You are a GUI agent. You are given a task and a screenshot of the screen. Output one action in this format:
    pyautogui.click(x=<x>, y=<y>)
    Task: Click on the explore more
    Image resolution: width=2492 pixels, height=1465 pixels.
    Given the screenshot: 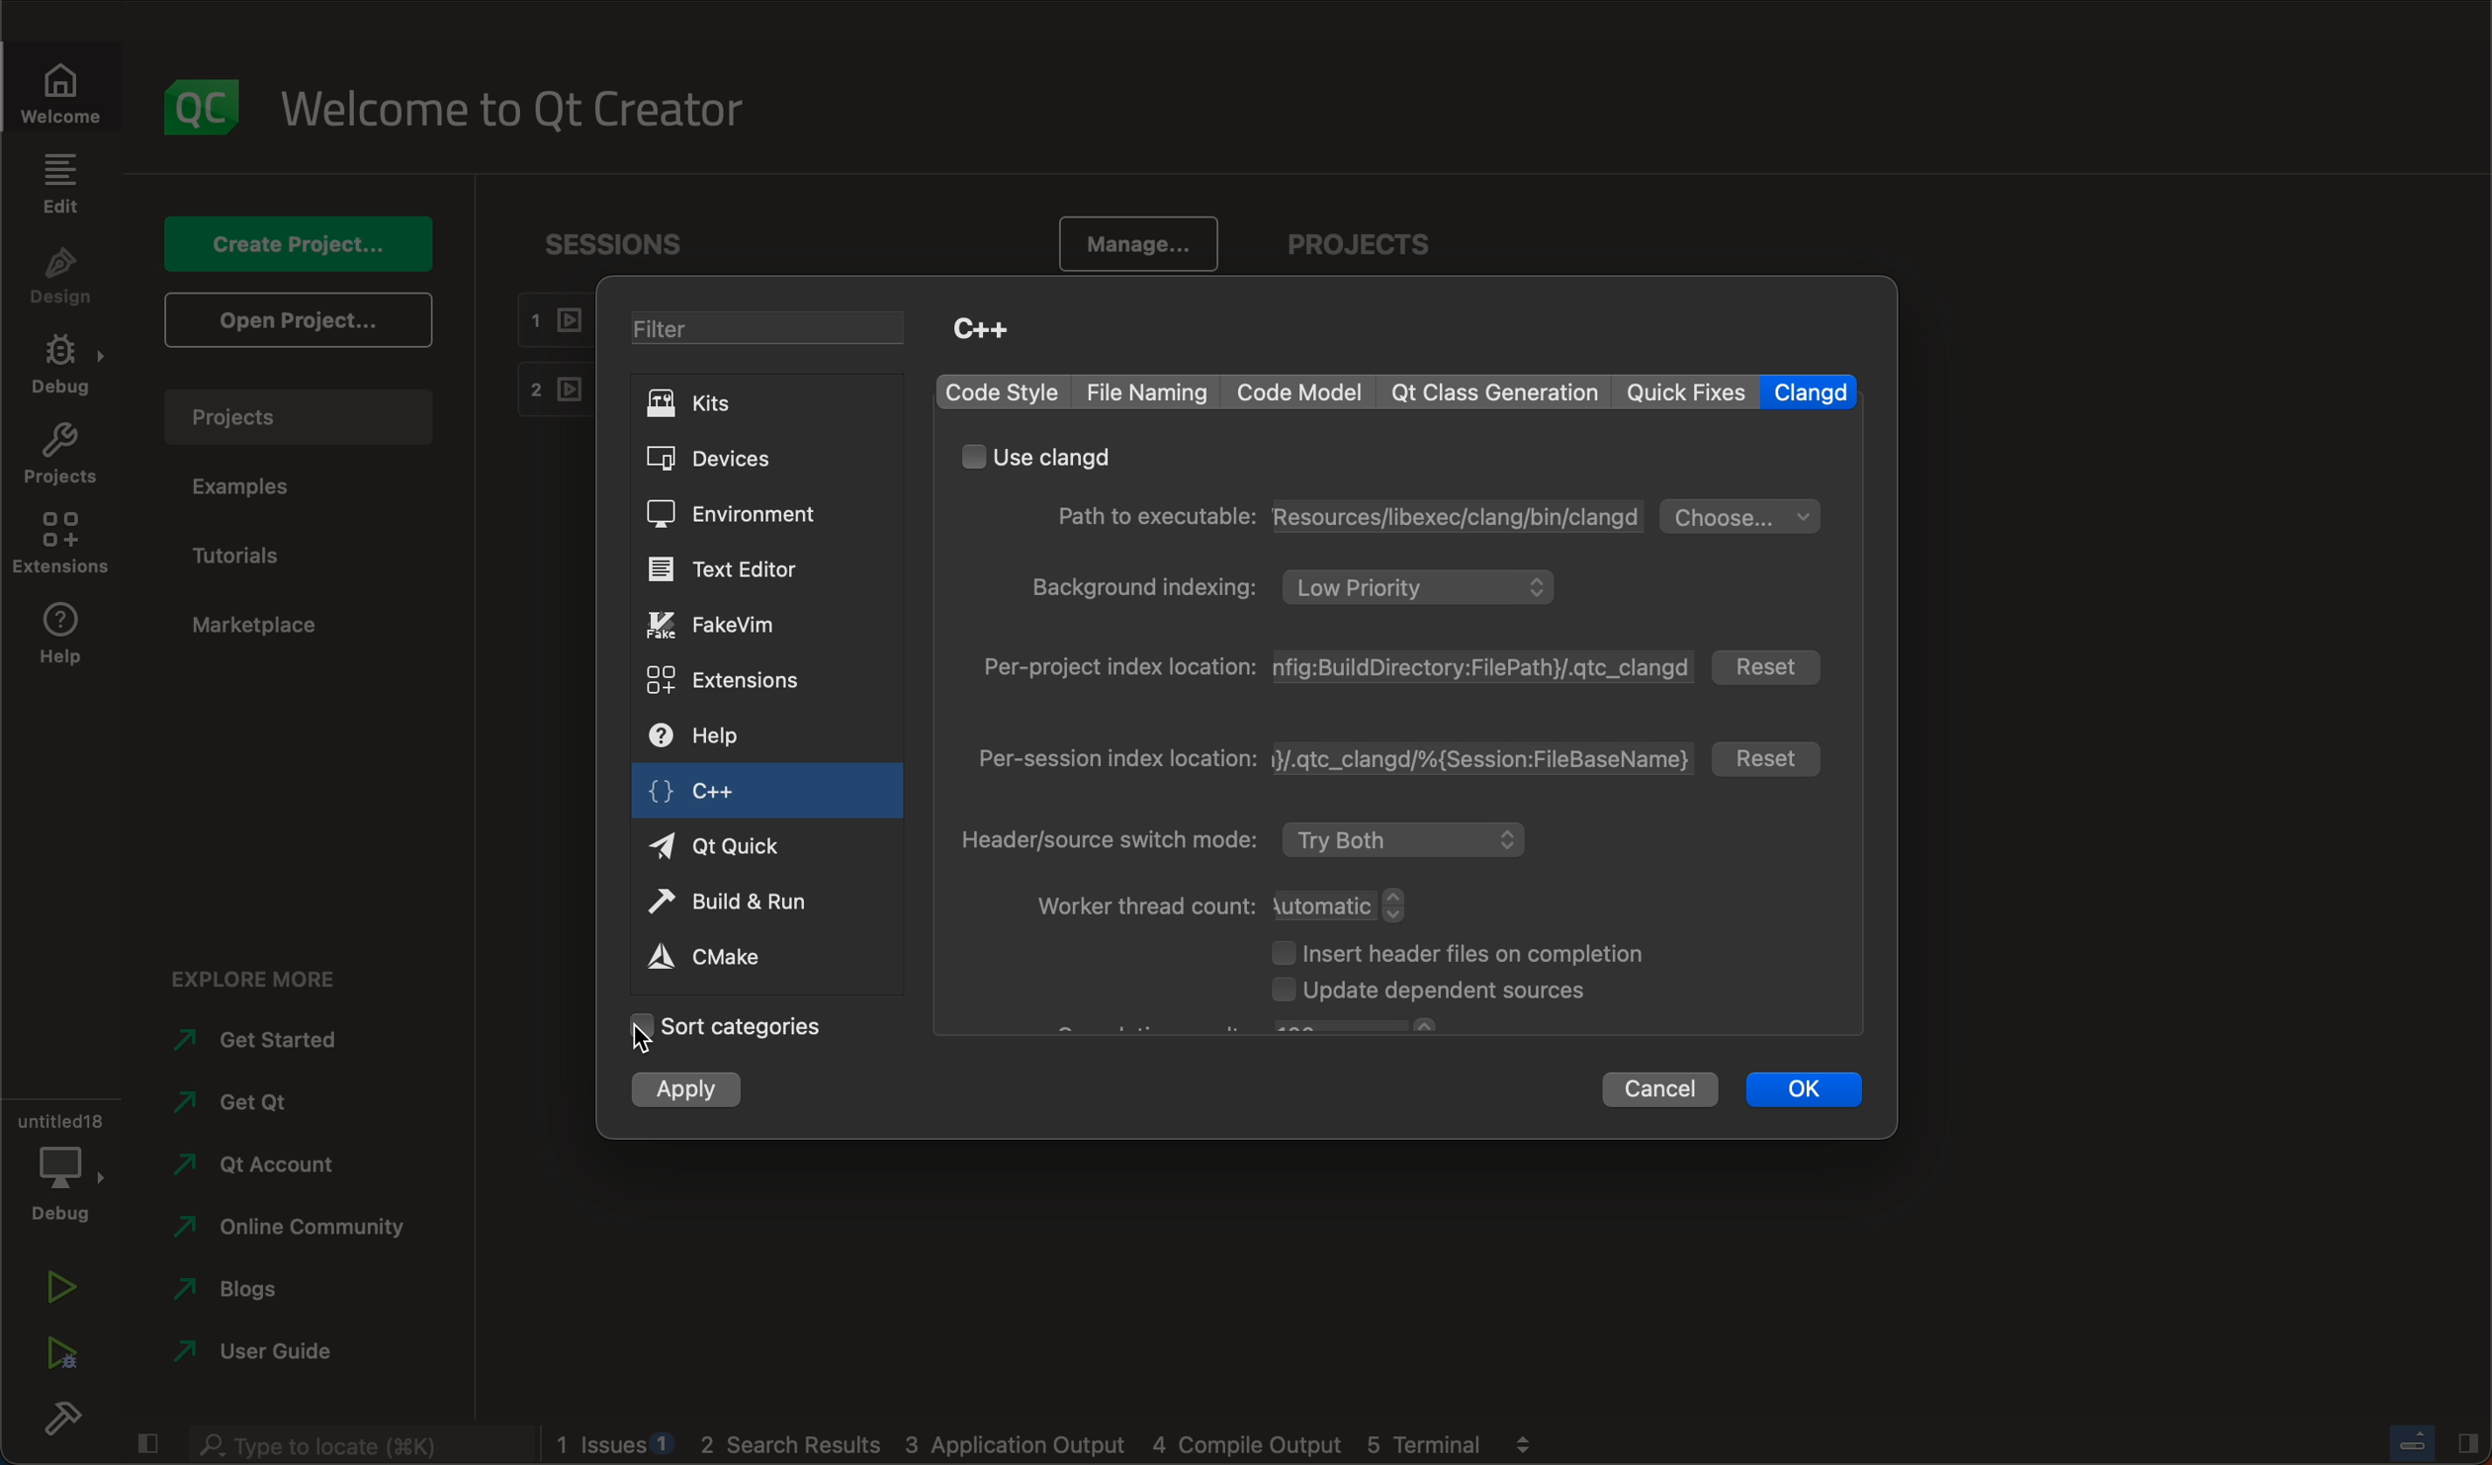 What is the action you would take?
    pyautogui.click(x=265, y=978)
    